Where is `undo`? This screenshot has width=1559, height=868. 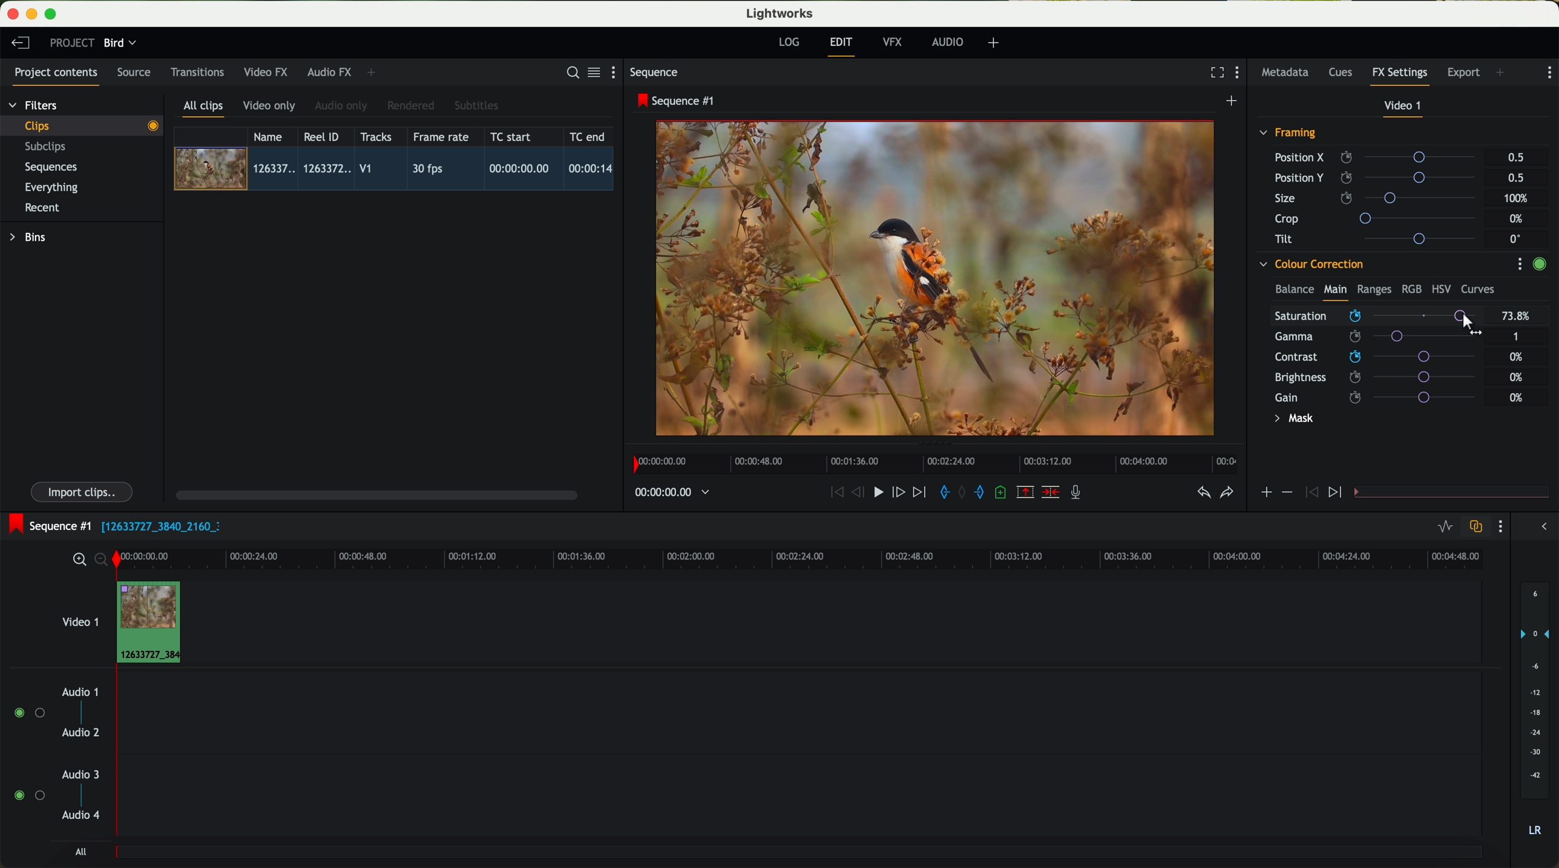
undo is located at coordinates (1203, 493).